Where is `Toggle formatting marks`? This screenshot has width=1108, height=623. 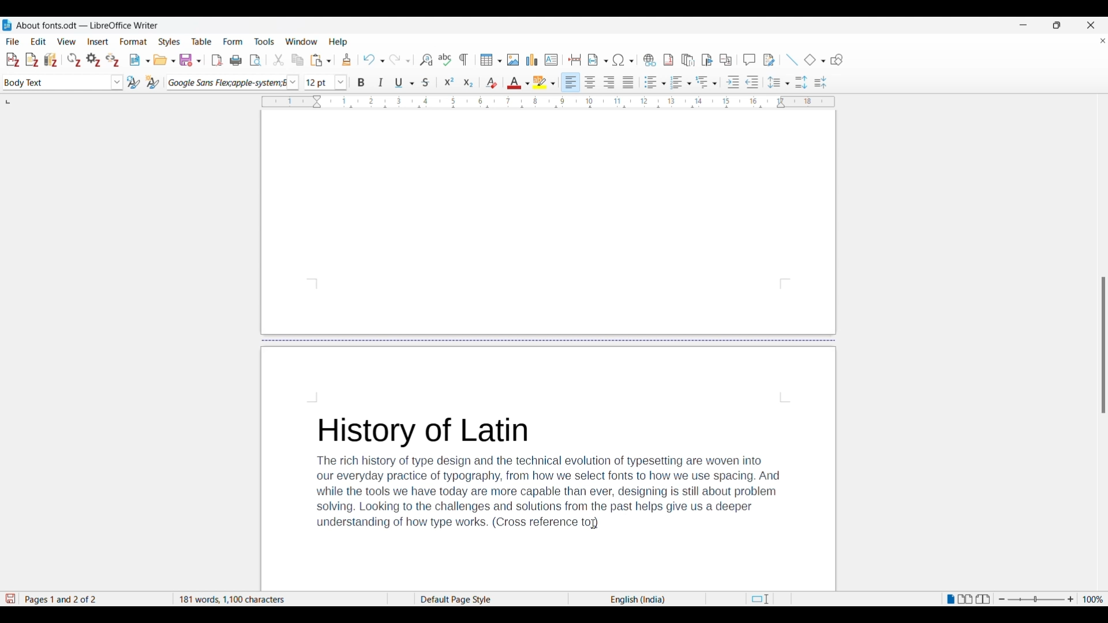 Toggle formatting marks is located at coordinates (464, 59).